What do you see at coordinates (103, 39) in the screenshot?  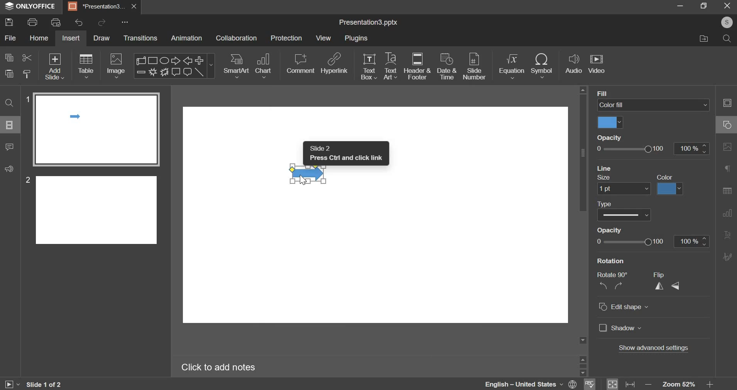 I see `draw` at bounding box center [103, 39].